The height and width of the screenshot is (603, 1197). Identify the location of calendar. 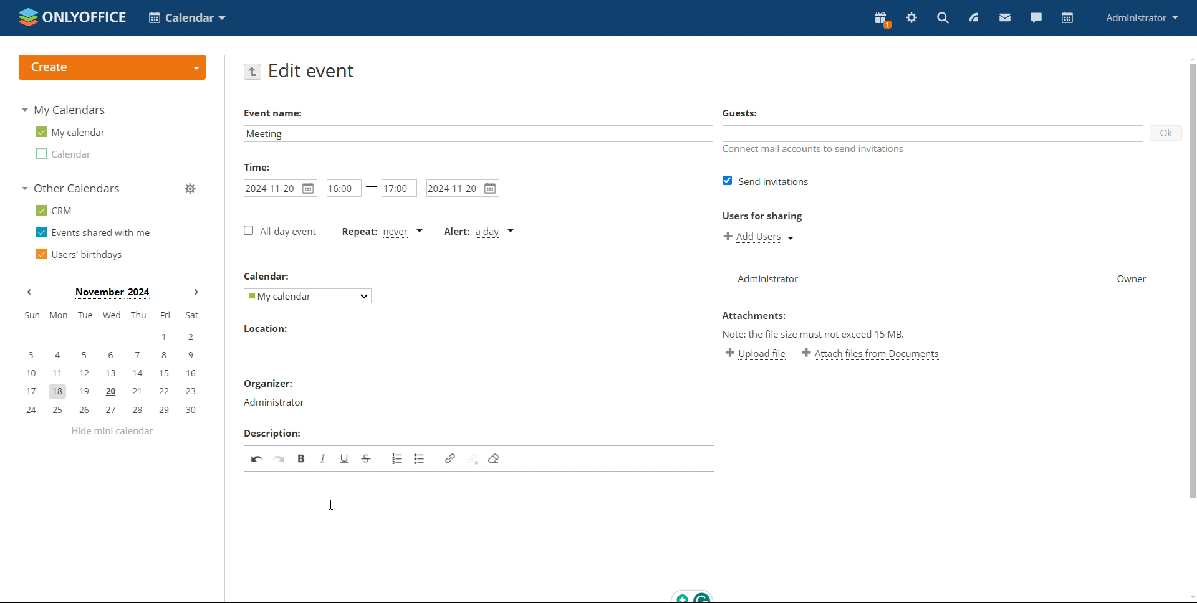
(63, 154).